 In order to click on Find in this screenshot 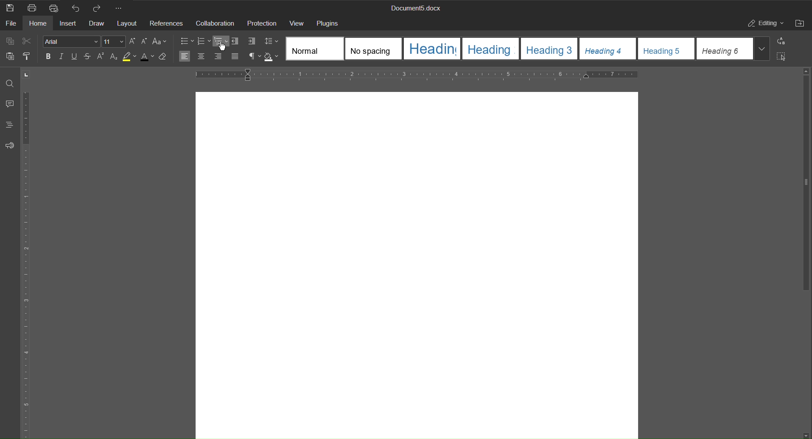, I will do `click(10, 84)`.